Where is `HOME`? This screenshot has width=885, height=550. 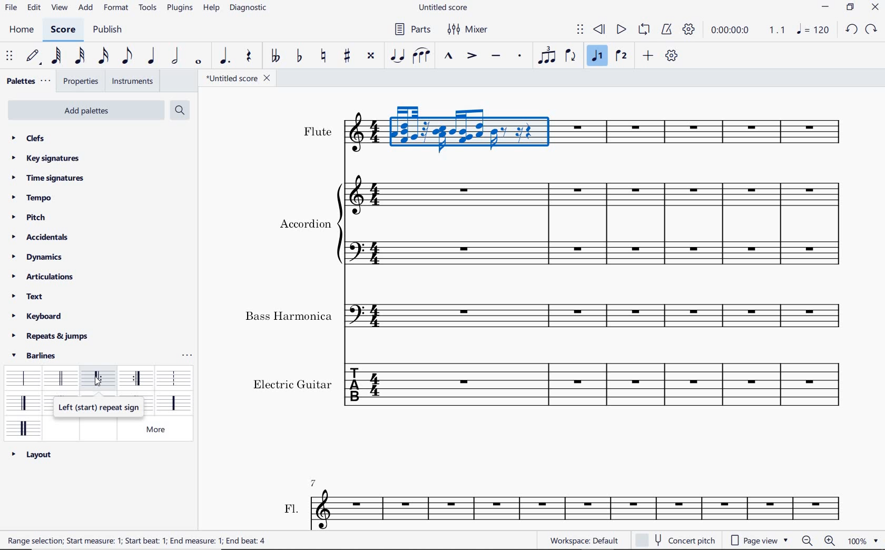
HOME is located at coordinates (22, 31).